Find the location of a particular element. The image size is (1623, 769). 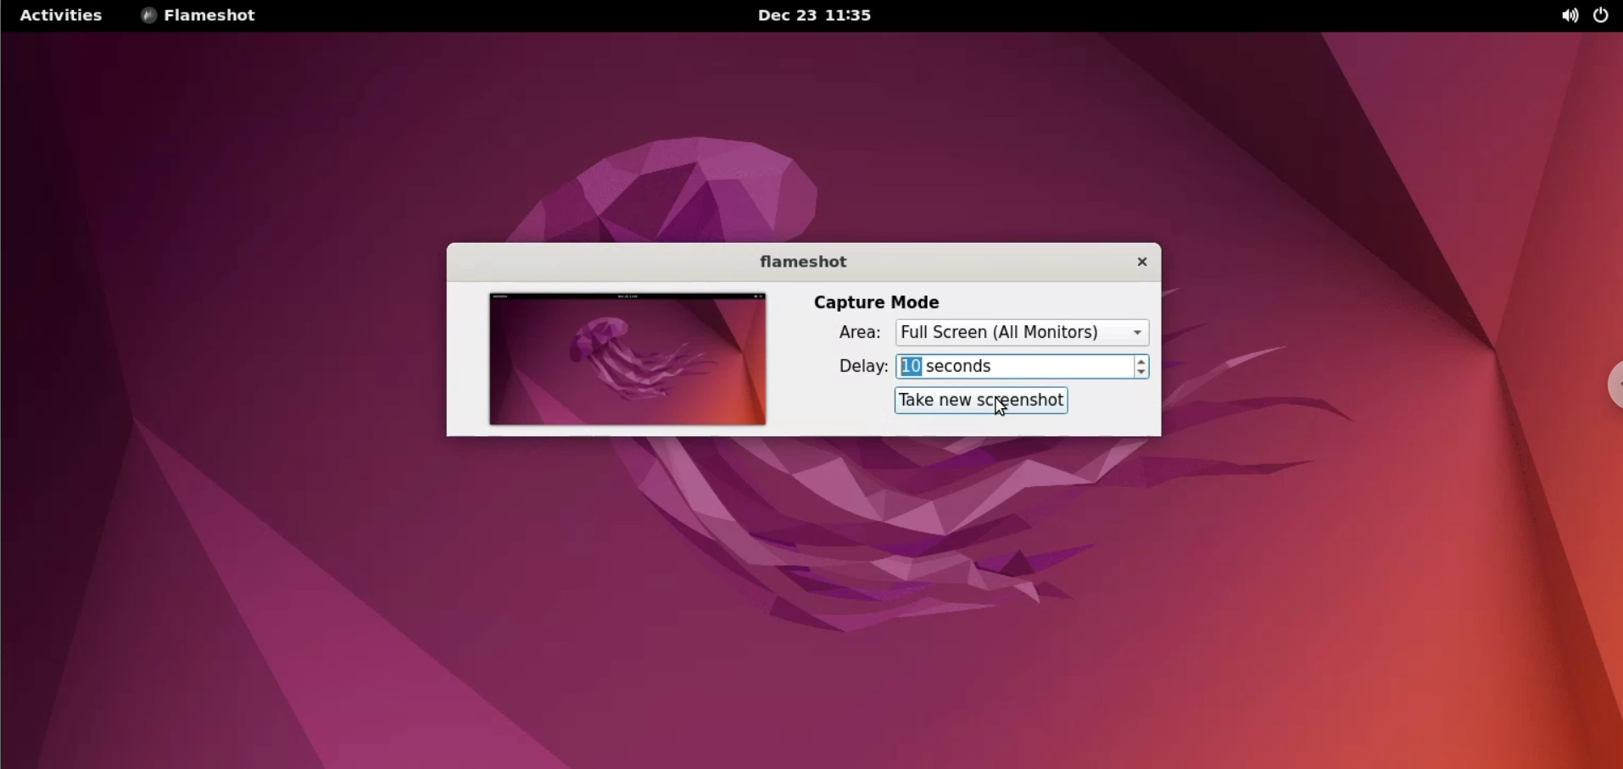

selected capture area is located at coordinates (1023, 333).